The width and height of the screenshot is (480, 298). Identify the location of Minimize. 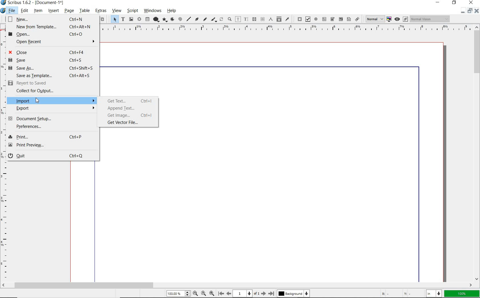
(470, 11).